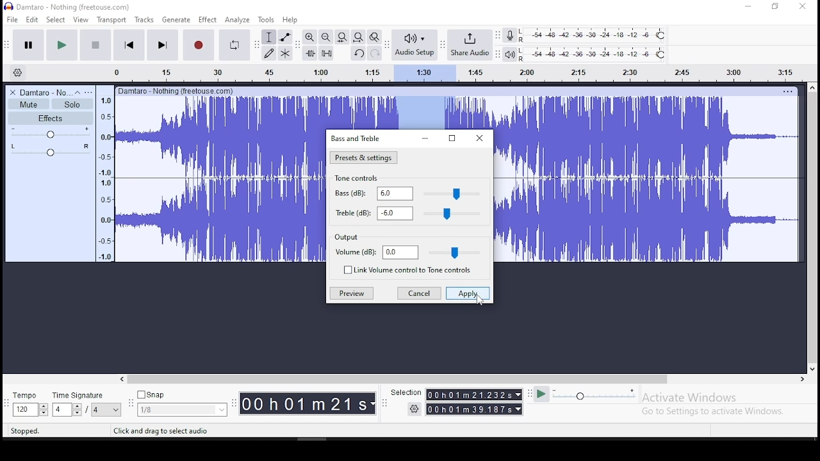 The width and height of the screenshot is (820, 461). I want to click on zoom toggle, so click(373, 38).